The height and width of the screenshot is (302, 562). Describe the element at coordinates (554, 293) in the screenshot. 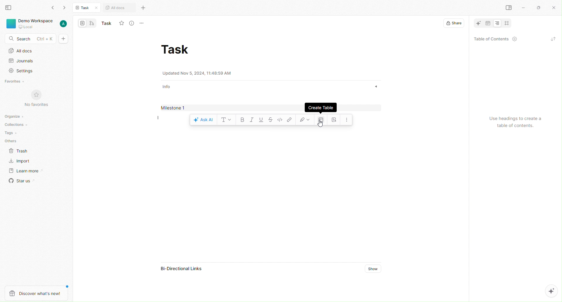

I see `AI options` at that location.